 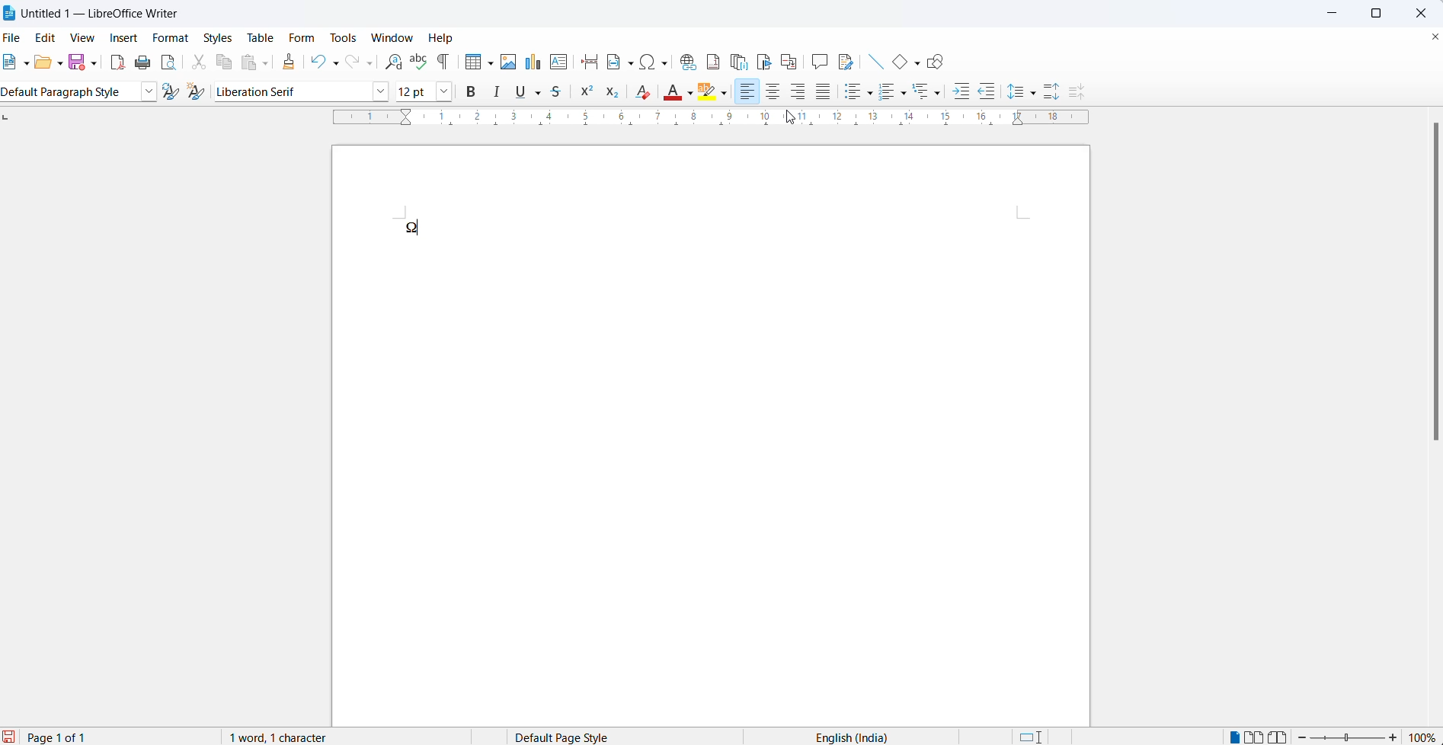 What do you see at coordinates (170, 92) in the screenshot?
I see `update selected style` at bounding box center [170, 92].